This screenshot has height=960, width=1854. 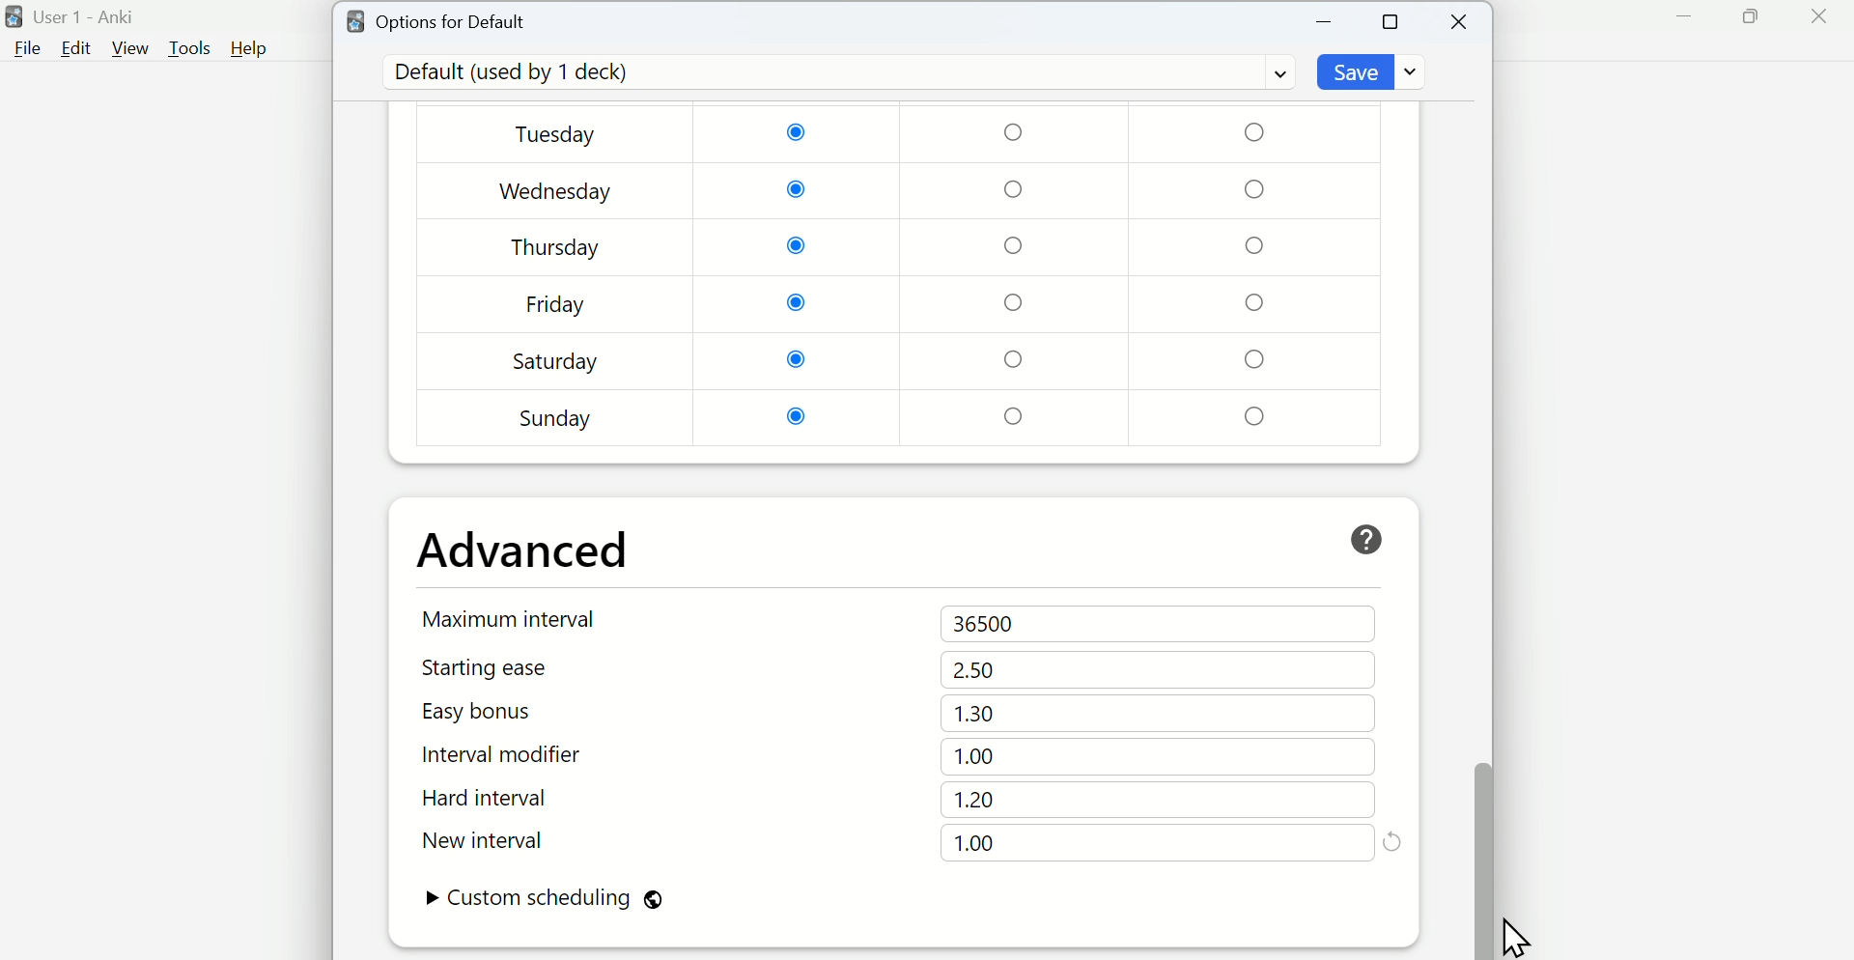 What do you see at coordinates (1392, 840) in the screenshot?
I see `Refresh` at bounding box center [1392, 840].